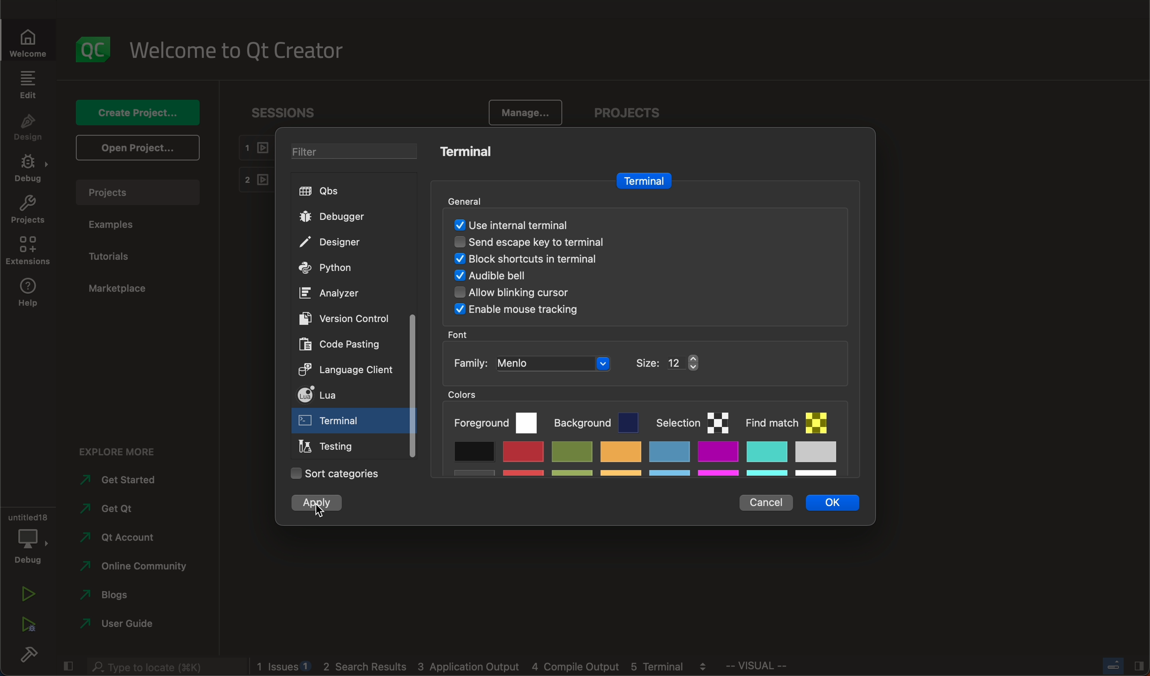 The width and height of the screenshot is (1150, 676). What do you see at coordinates (526, 110) in the screenshot?
I see `manage` at bounding box center [526, 110].